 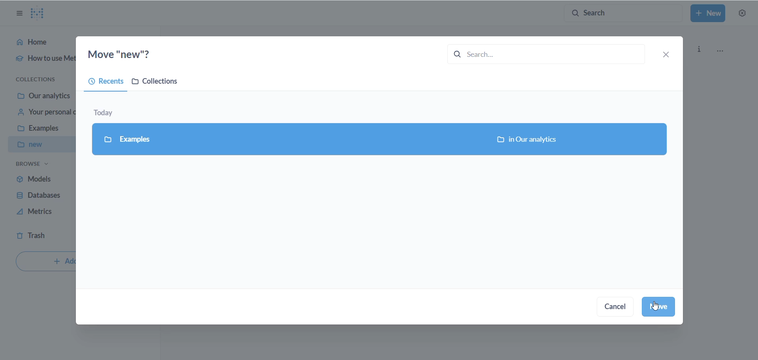 What do you see at coordinates (724, 51) in the screenshot?
I see `more options` at bounding box center [724, 51].